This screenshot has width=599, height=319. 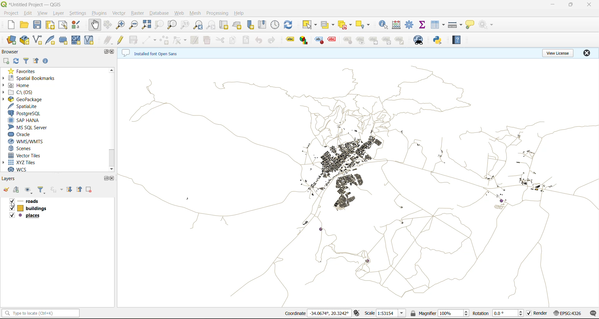 What do you see at coordinates (304, 41) in the screenshot?
I see `labels toolbar 2` at bounding box center [304, 41].